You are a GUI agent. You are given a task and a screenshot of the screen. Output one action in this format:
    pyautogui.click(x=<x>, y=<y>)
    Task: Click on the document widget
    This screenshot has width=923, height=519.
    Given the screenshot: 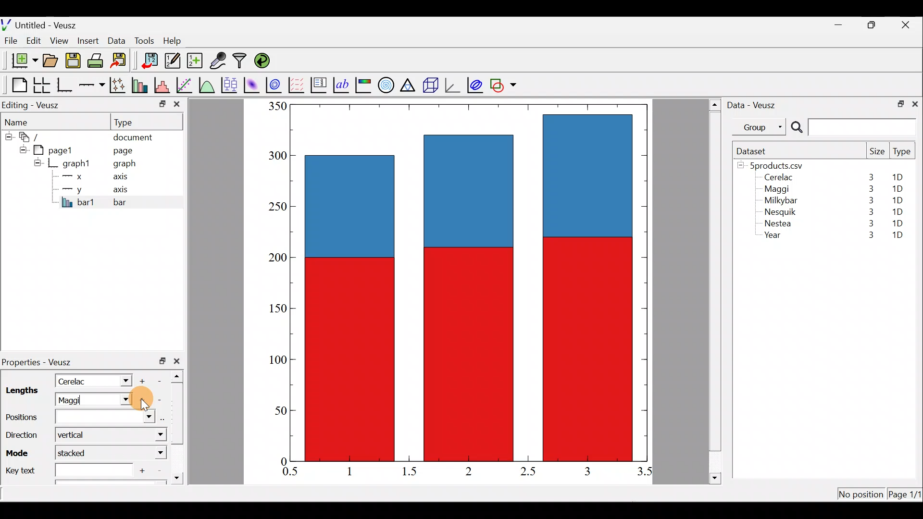 What is the action you would take?
    pyautogui.click(x=34, y=136)
    